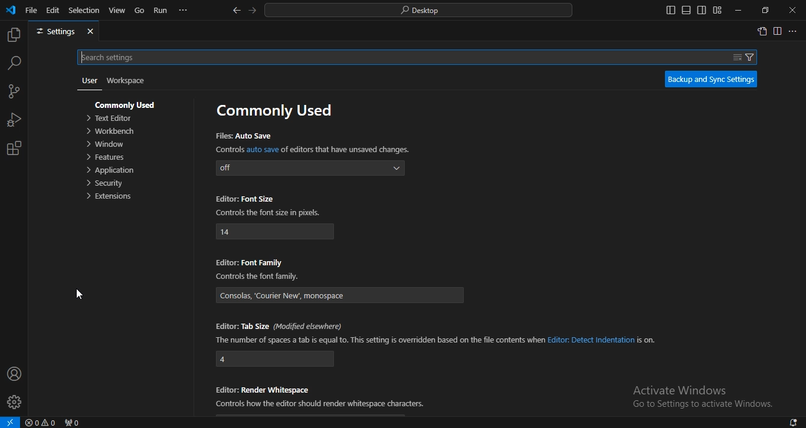  What do you see at coordinates (161, 11) in the screenshot?
I see `run` at bounding box center [161, 11].